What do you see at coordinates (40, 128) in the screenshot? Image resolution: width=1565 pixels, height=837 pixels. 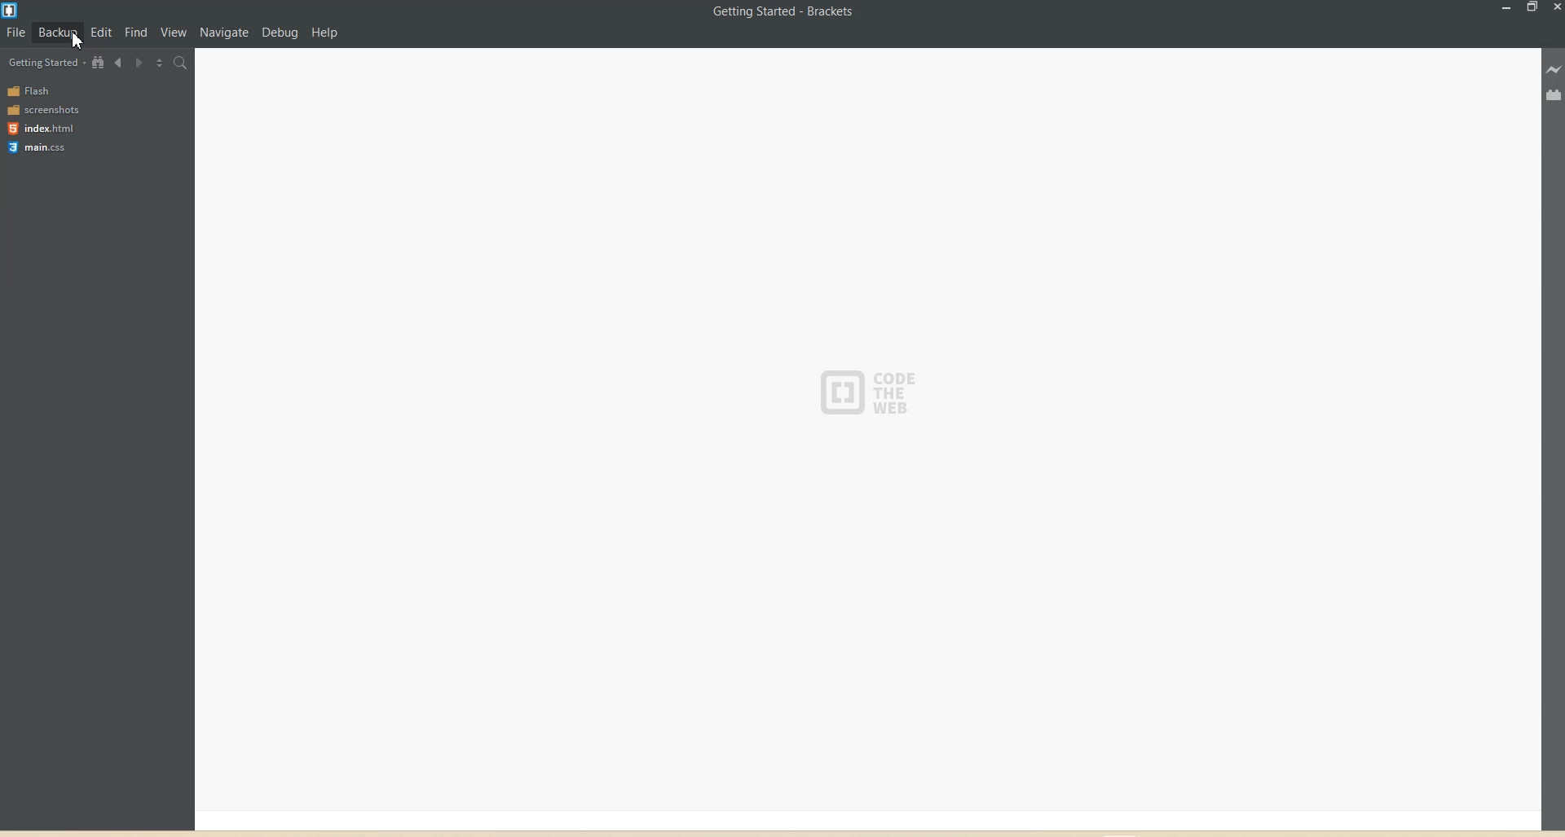 I see `index.html` at bounding box center [40, 128].